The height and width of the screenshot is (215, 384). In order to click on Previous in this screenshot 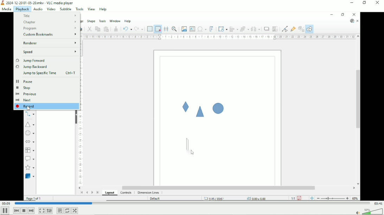, I will do `click(45, 94)`.